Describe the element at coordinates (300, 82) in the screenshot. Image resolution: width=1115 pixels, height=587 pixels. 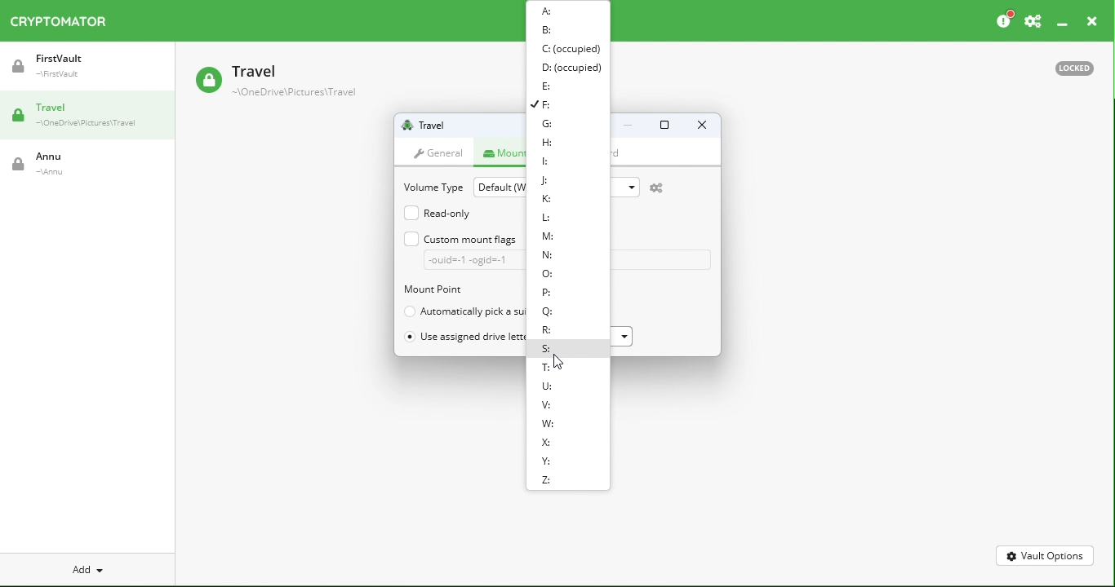
I see `Travel Vault` at that location.